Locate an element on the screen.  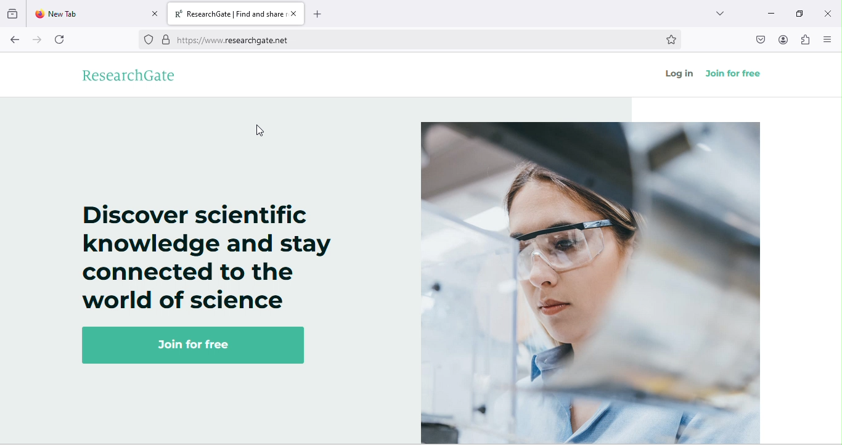
join for free is located at coordinates (734, 72).